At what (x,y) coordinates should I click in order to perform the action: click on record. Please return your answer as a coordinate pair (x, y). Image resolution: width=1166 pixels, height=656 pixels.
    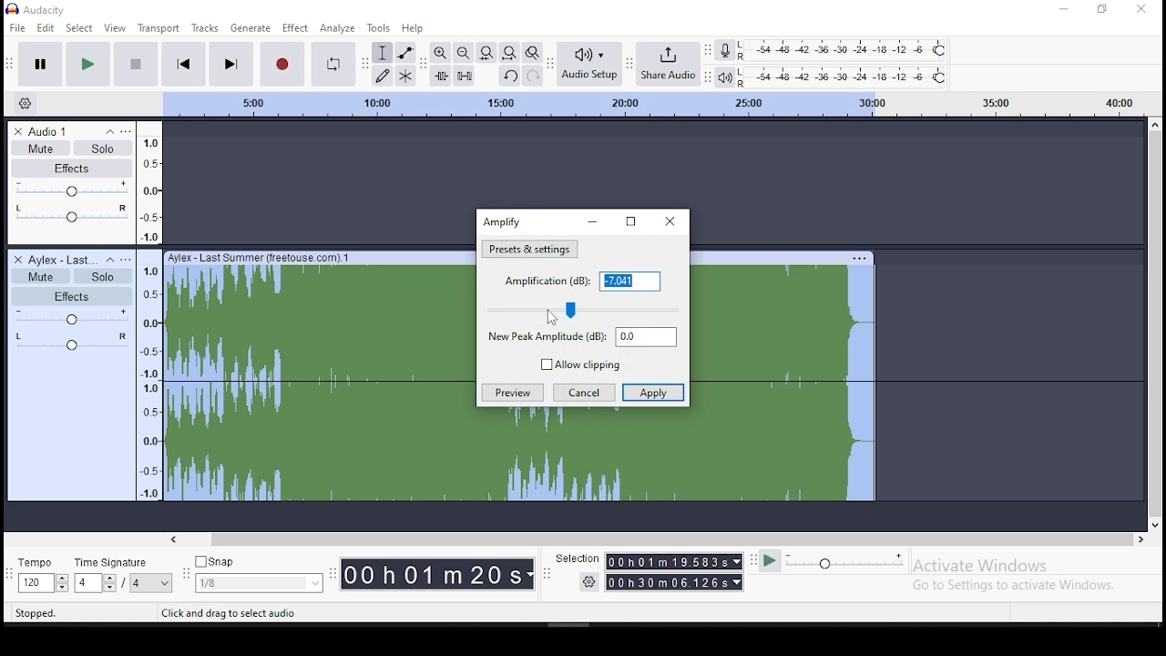
    Looking at the image, I should click on (281, 63).